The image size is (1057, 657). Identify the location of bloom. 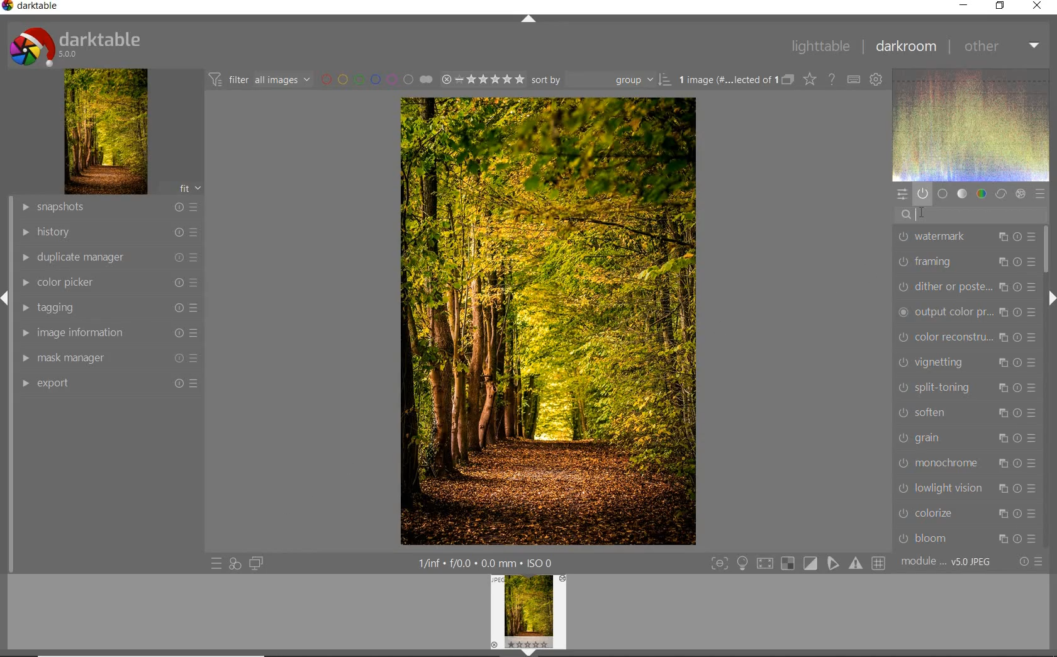
(966, 538).